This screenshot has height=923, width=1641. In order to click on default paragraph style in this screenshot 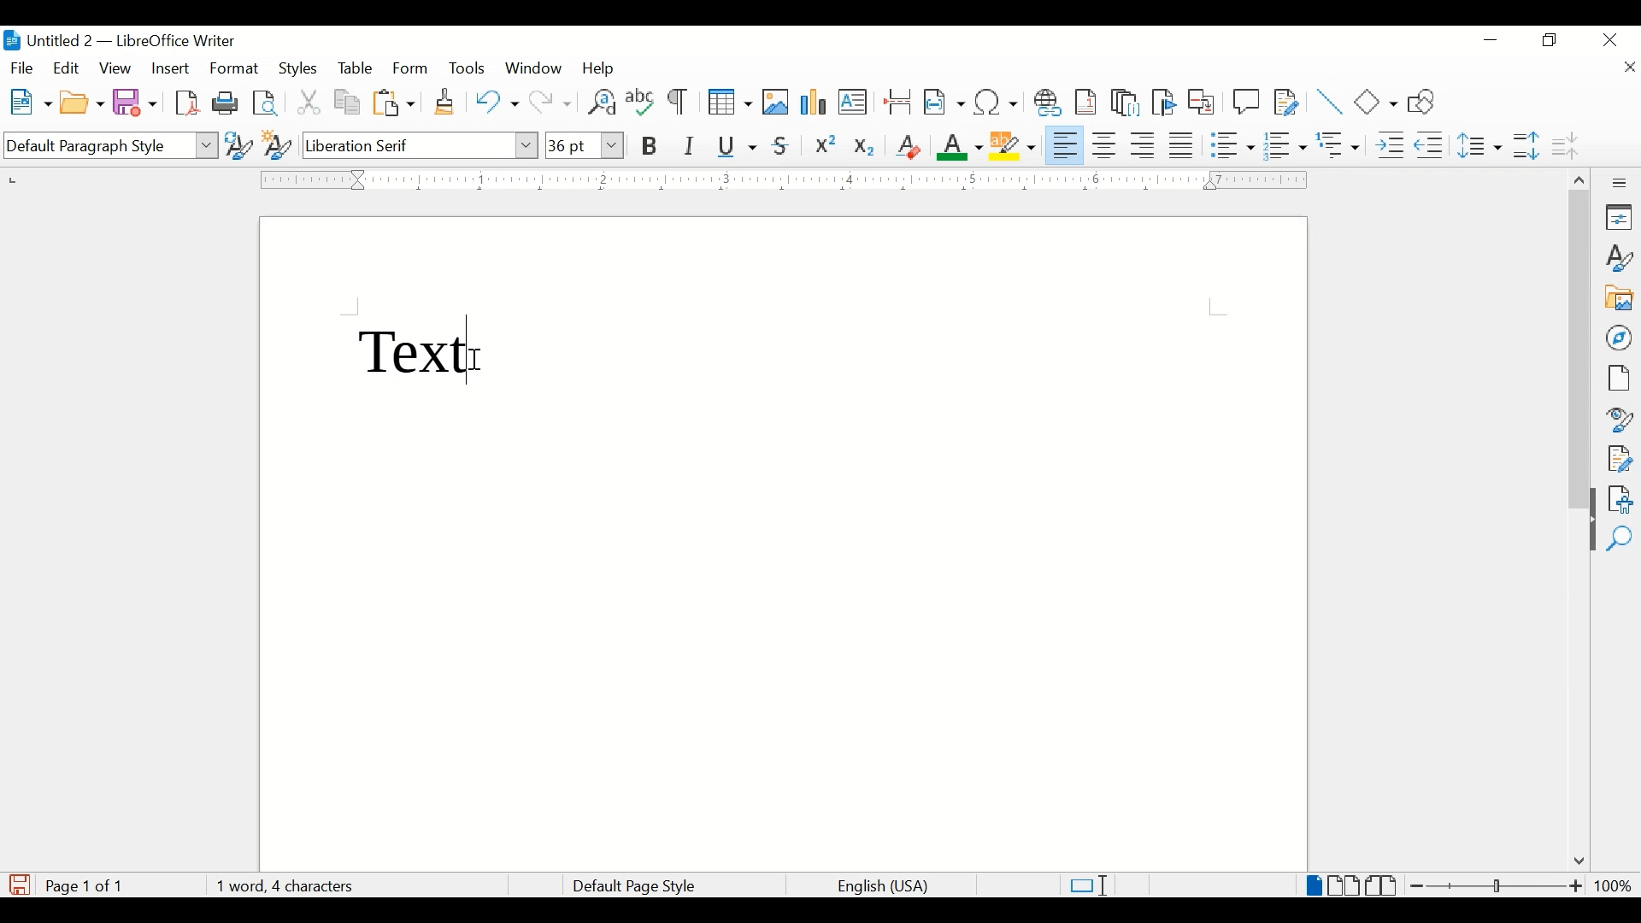, I will do `click(109, 146)`.